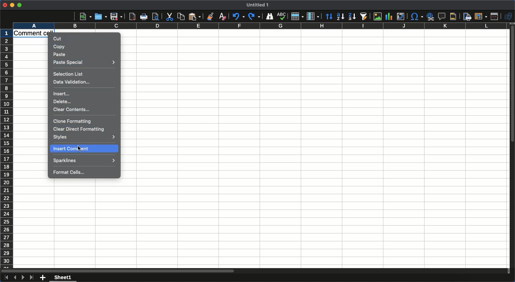  What do you see at coordinates (16, 278) in the screenshot?
I see `Previous sheet` at bounding box center [16, 278].